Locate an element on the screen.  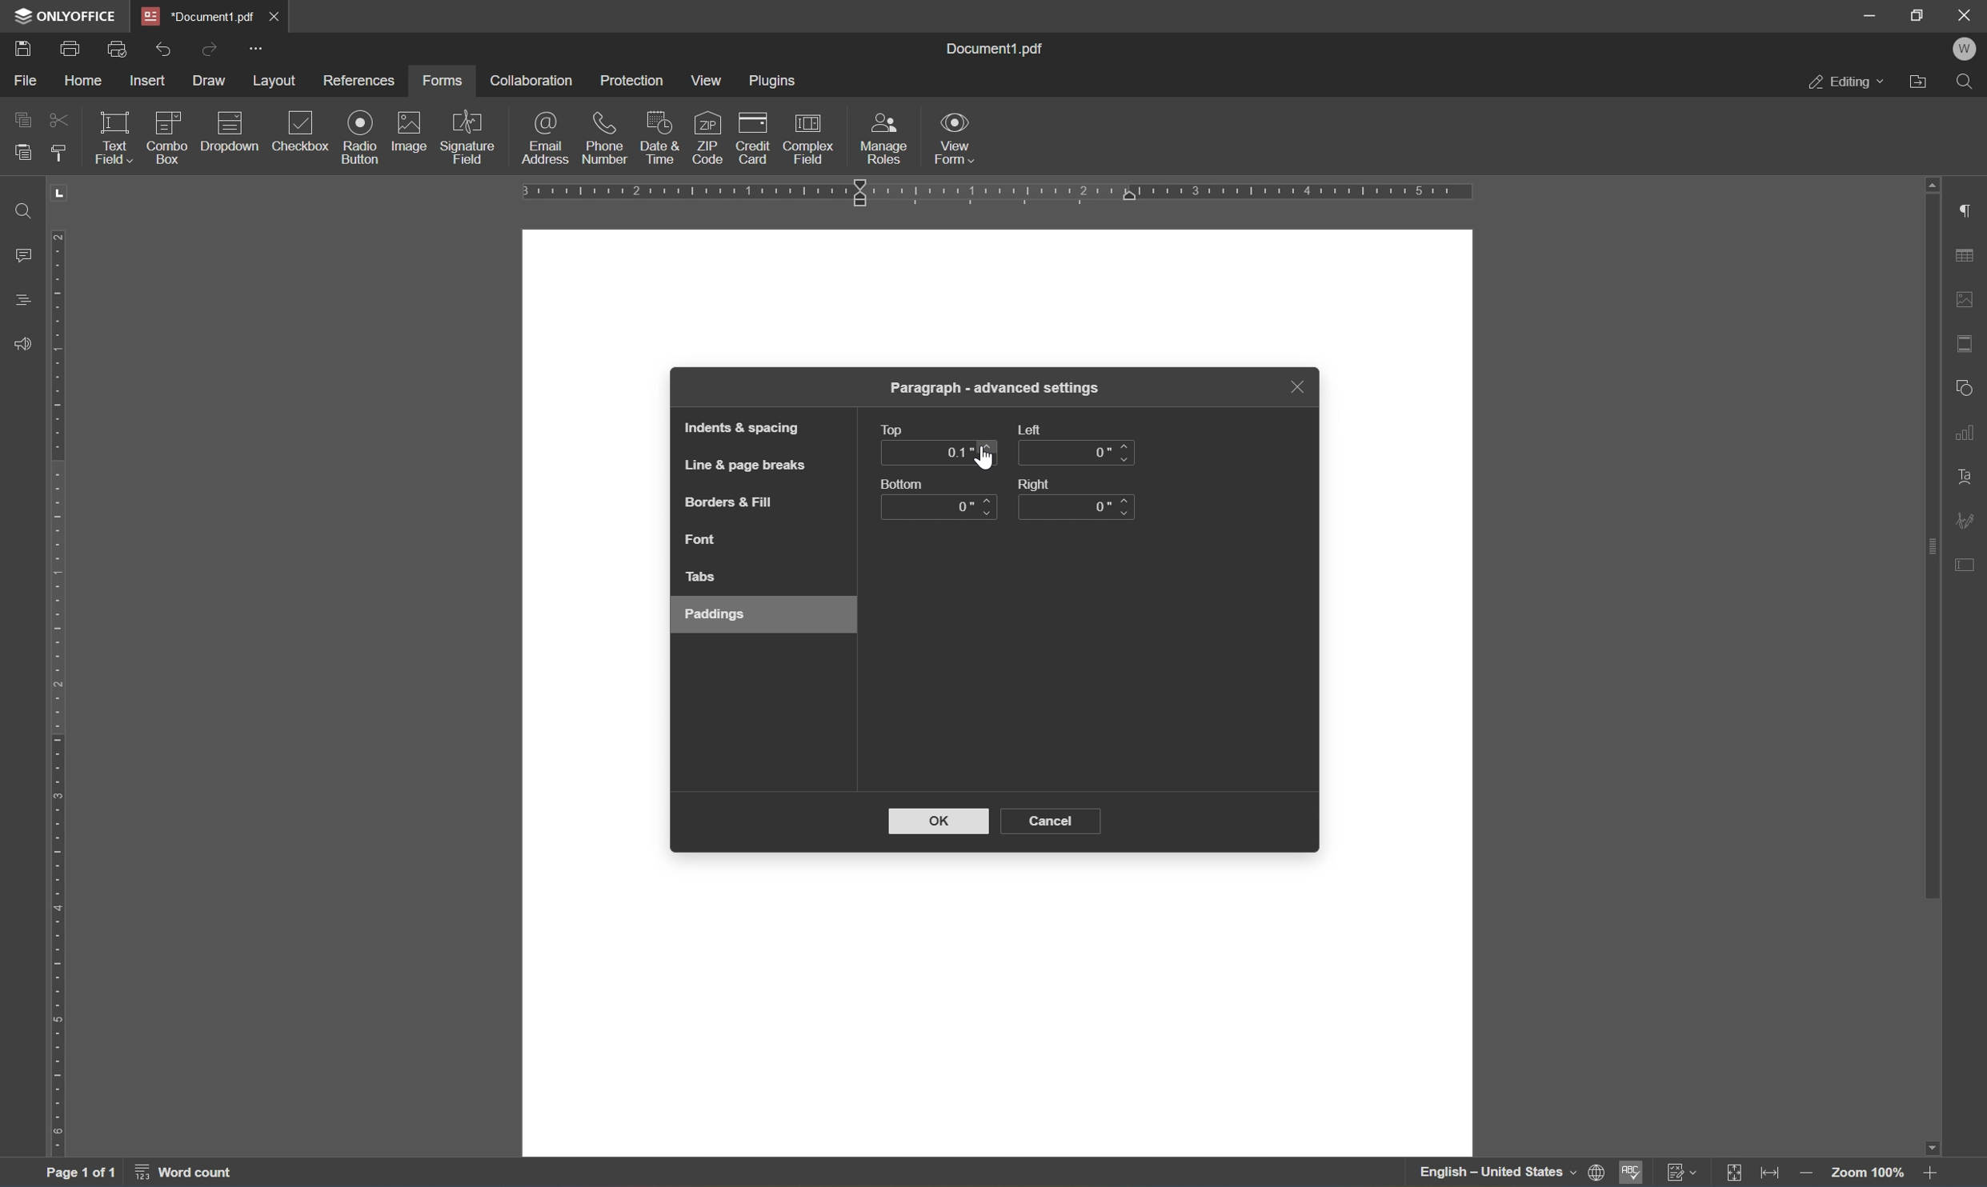
minimize is located at coordinates (1870, 14).